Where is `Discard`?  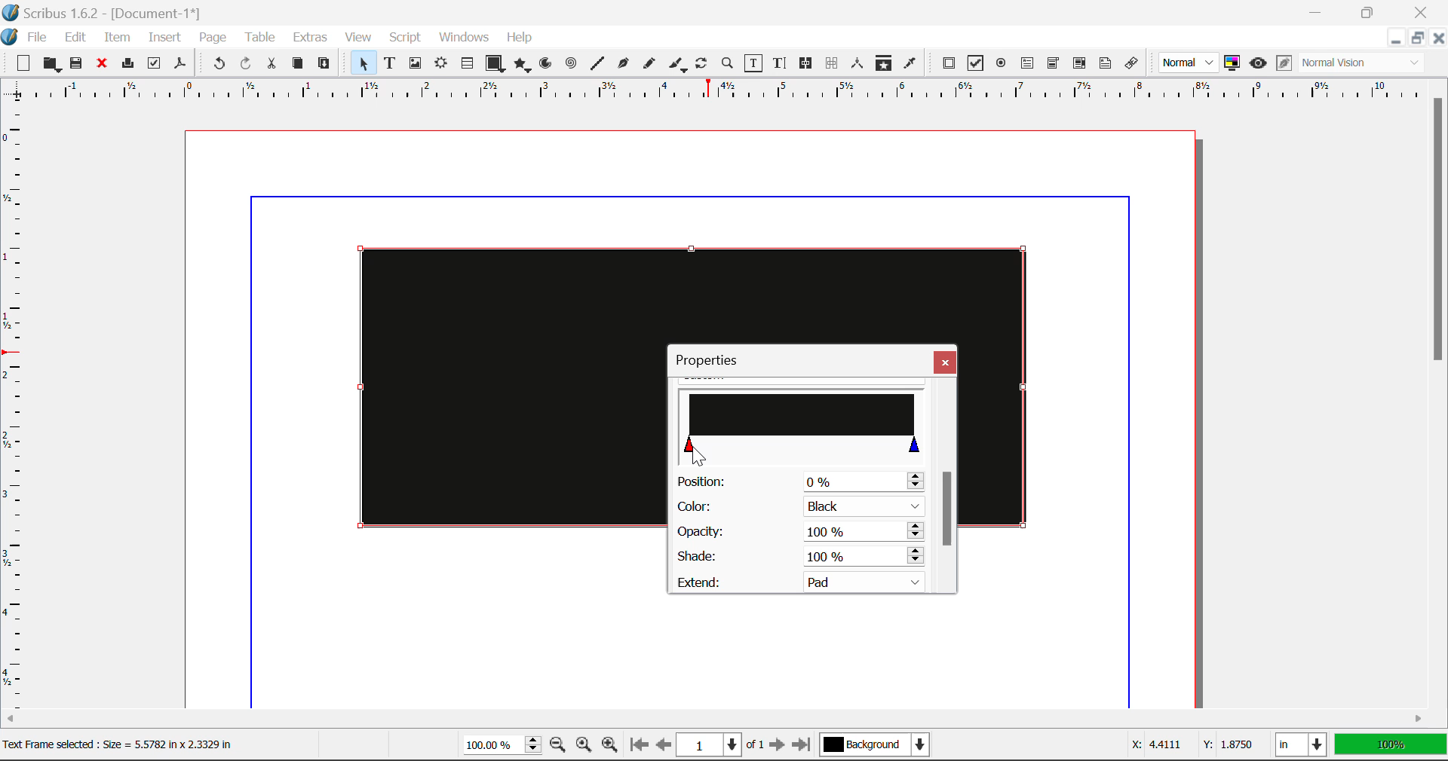 Discard is located at coordinates (101, 65).